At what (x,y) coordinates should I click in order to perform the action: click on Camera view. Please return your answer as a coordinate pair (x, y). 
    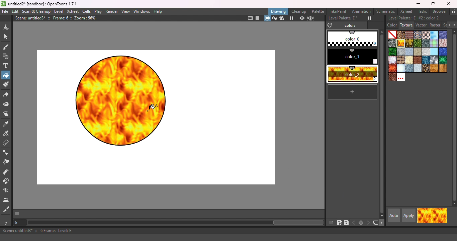
    Looking at the image, I should click on (283, 18).